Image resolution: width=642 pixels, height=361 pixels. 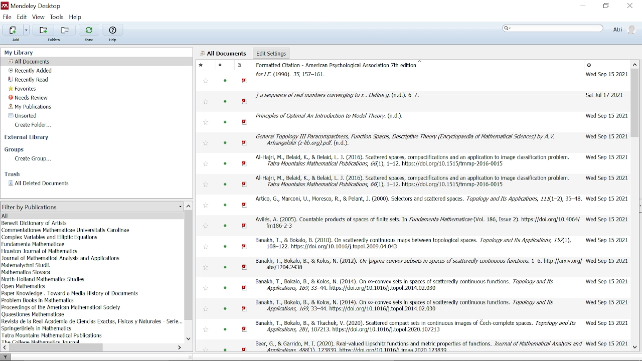 I want to click on favourite, so click(x=207, y=185).